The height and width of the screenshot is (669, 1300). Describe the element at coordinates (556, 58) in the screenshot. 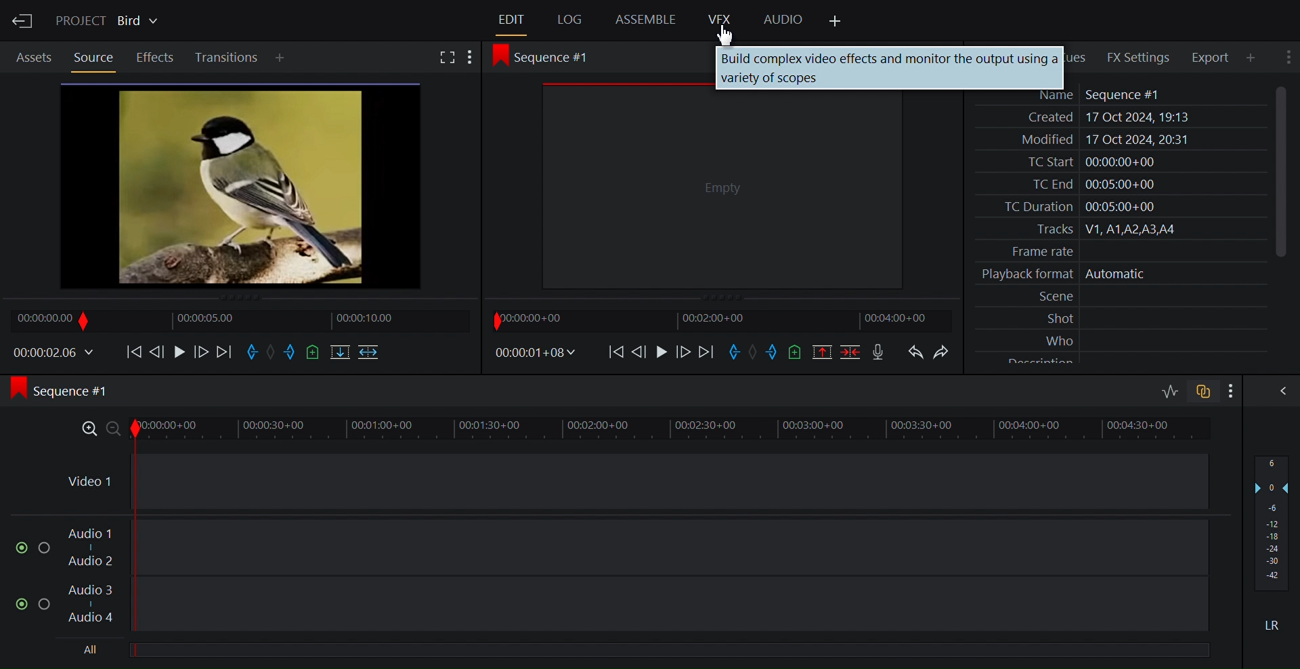

I see `Sequence 1` at that location.